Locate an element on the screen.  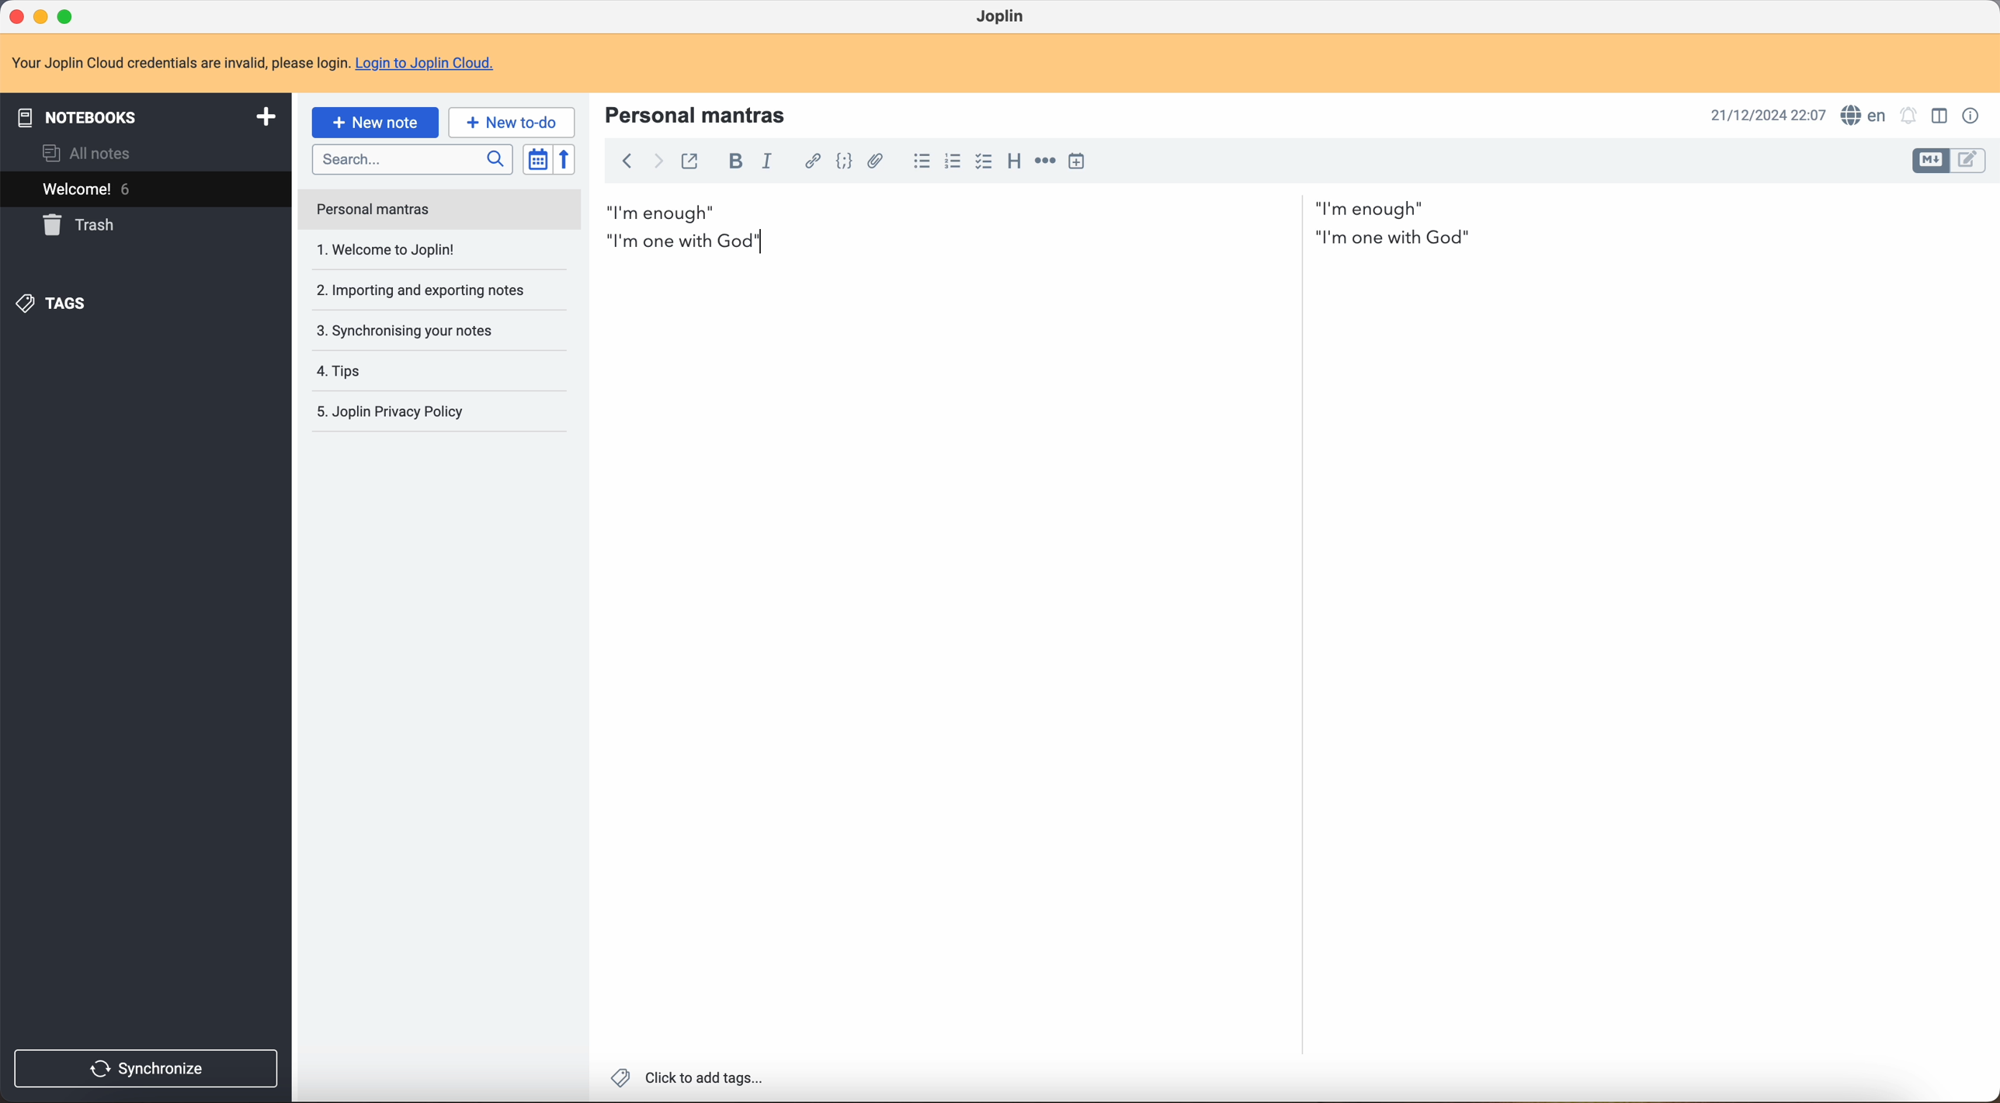
I'm enough first mantra is located at coordinates (1019, 208).